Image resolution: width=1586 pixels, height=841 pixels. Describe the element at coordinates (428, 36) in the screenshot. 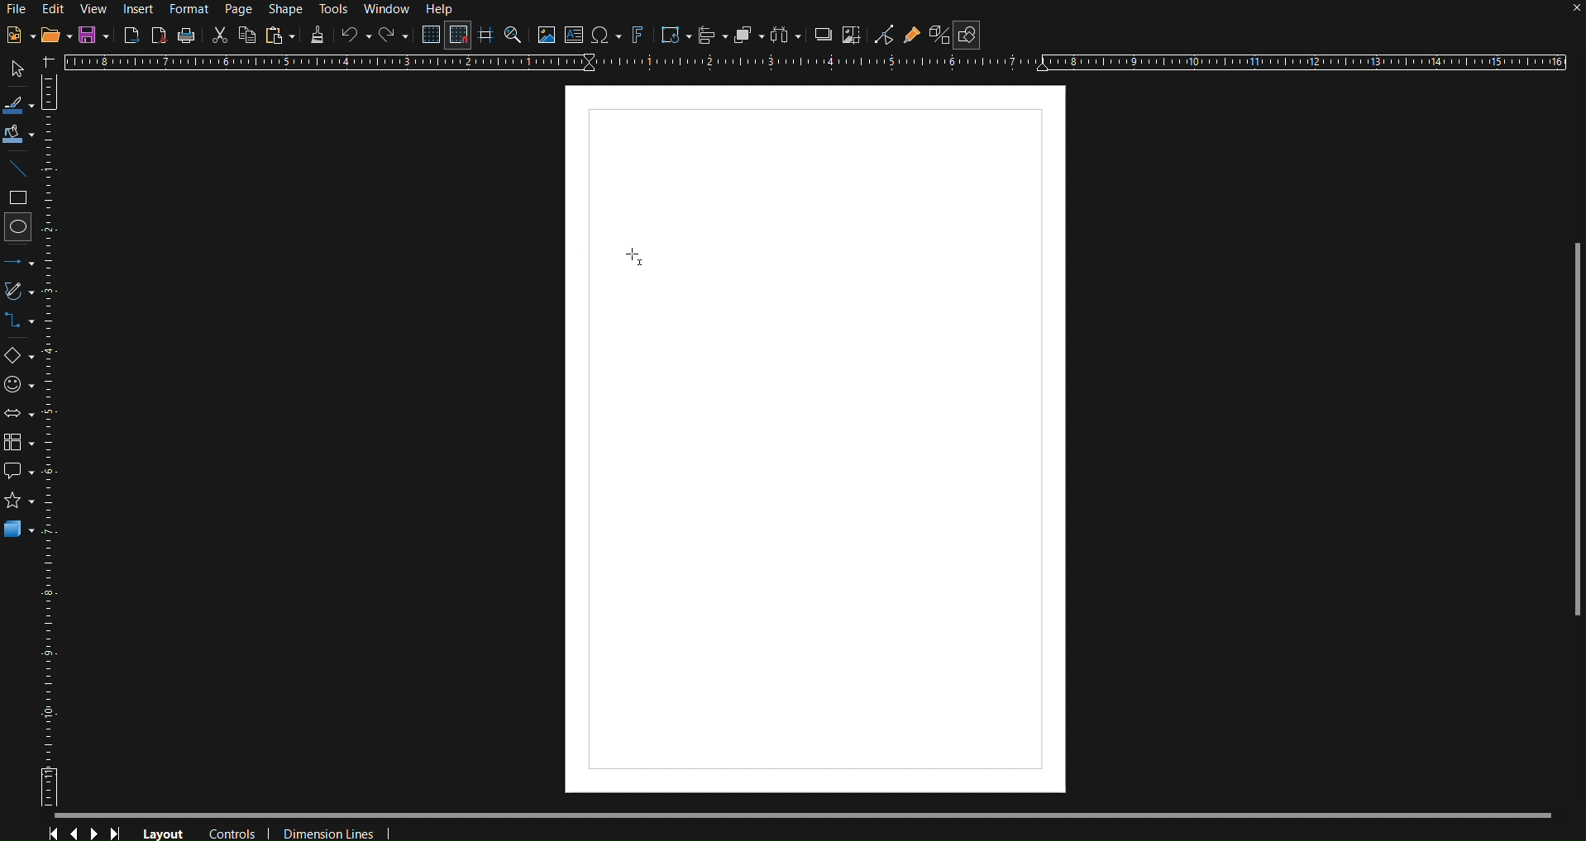

I see `Display Grid` at that location.